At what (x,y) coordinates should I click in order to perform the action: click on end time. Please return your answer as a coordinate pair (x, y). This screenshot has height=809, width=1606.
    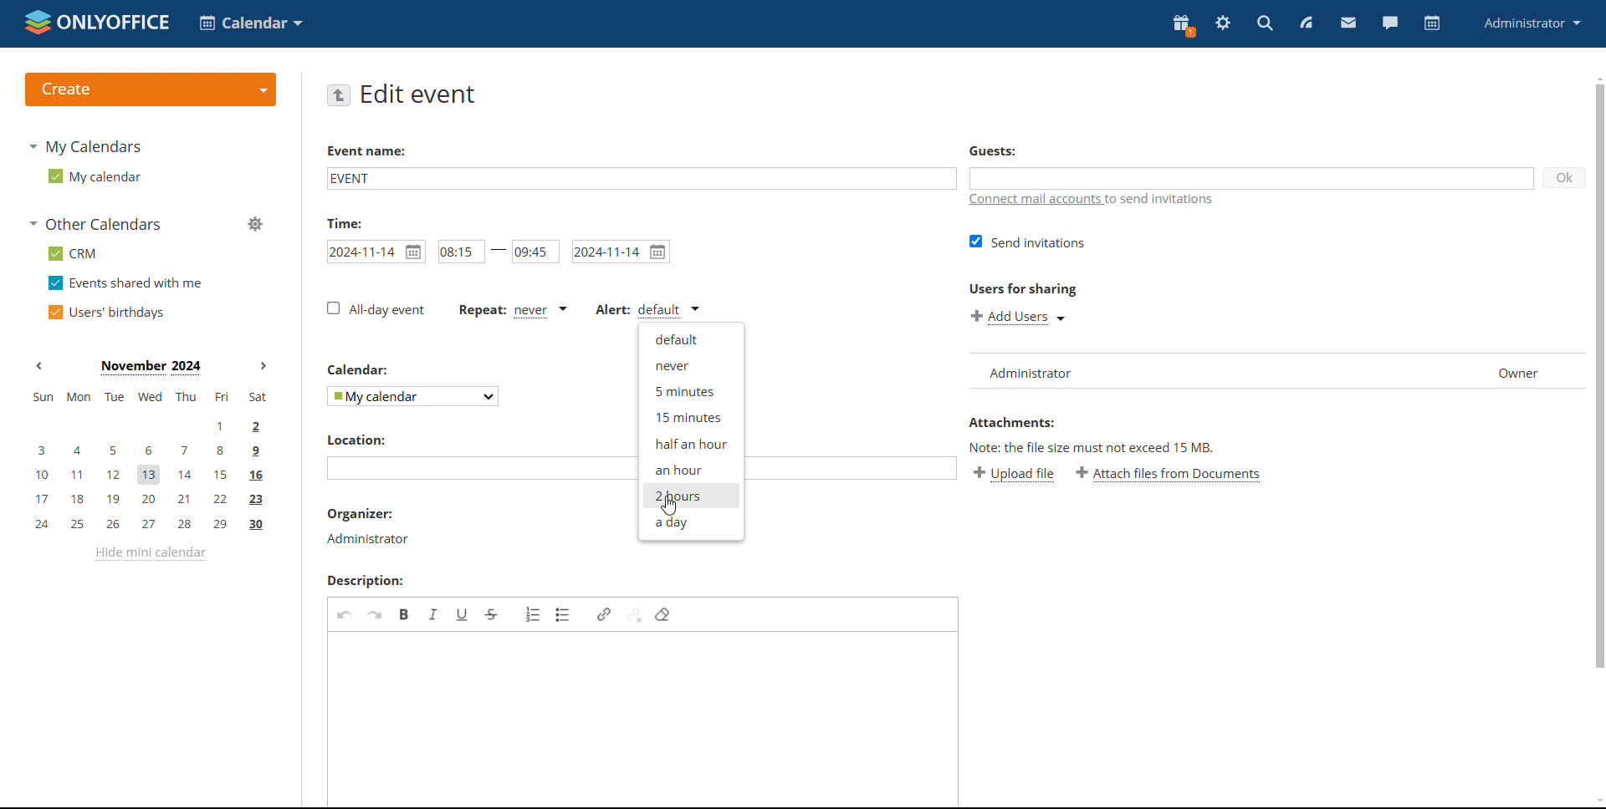
    Looking at the image, I should click on (535, 252).